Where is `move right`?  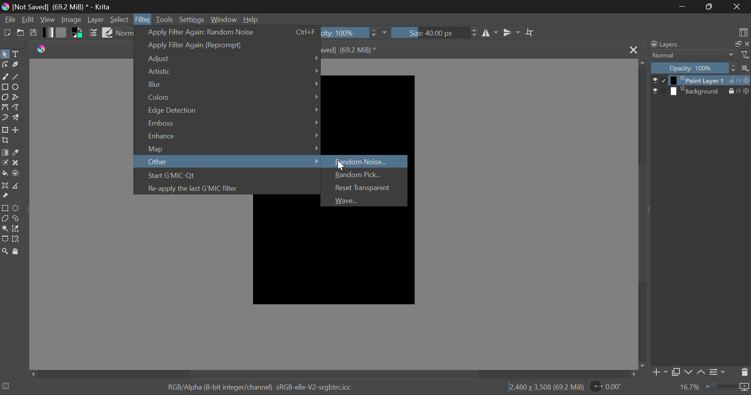
move right is located at coordinates (632, 373).